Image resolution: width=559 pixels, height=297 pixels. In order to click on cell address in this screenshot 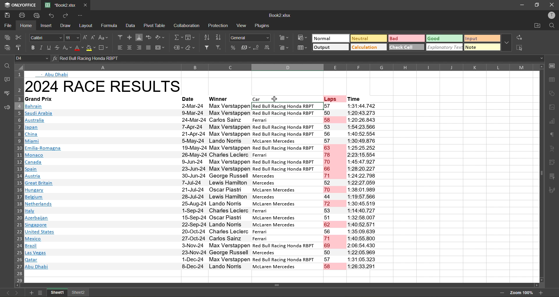, I will do `click(32, 58)`.